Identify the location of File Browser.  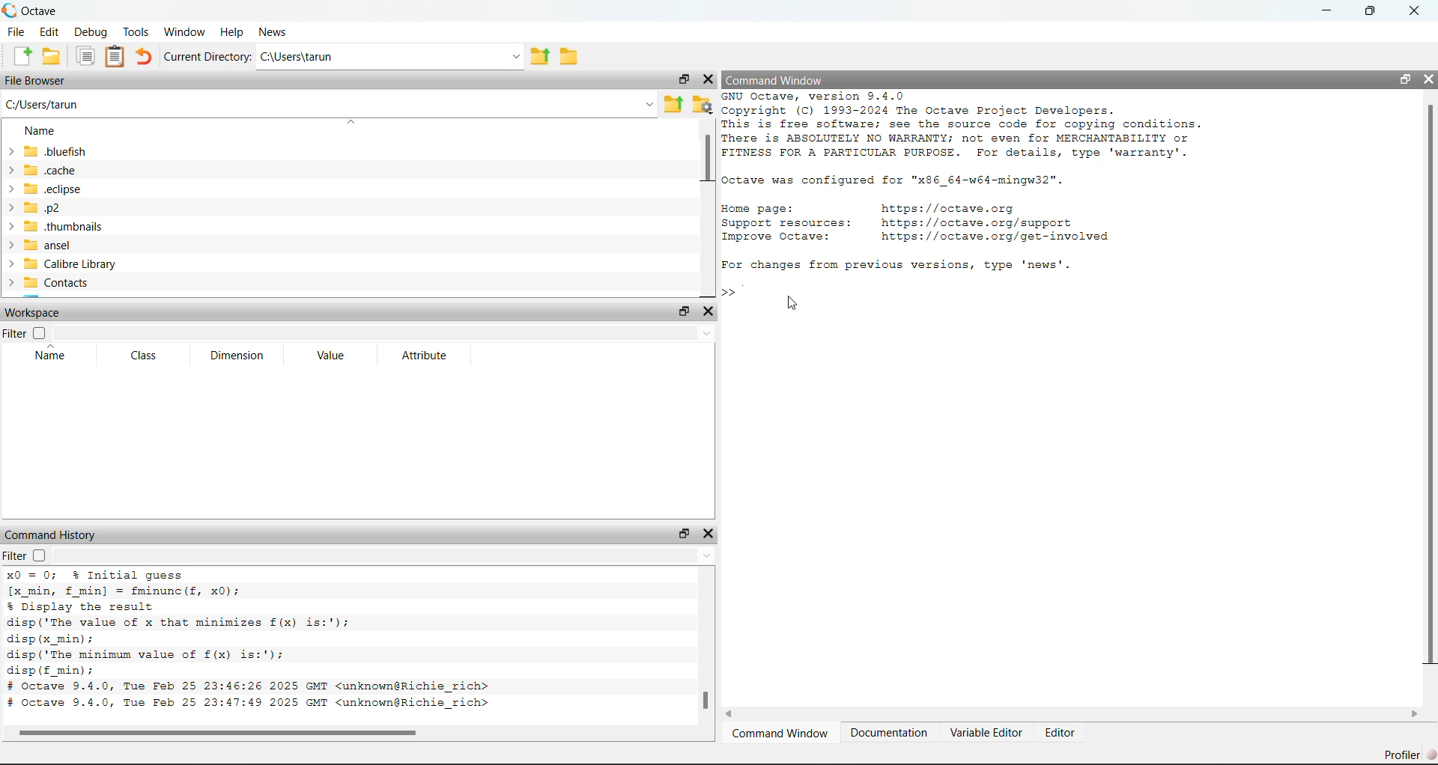
(37, 80).